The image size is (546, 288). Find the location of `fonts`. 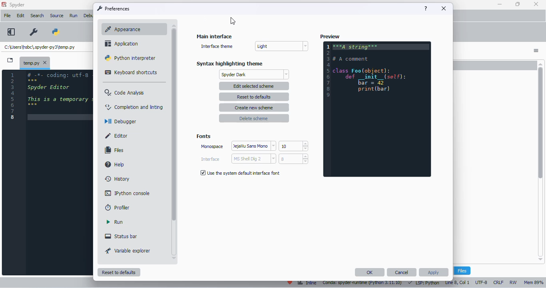

fonts is located at coordinates (203, 136).